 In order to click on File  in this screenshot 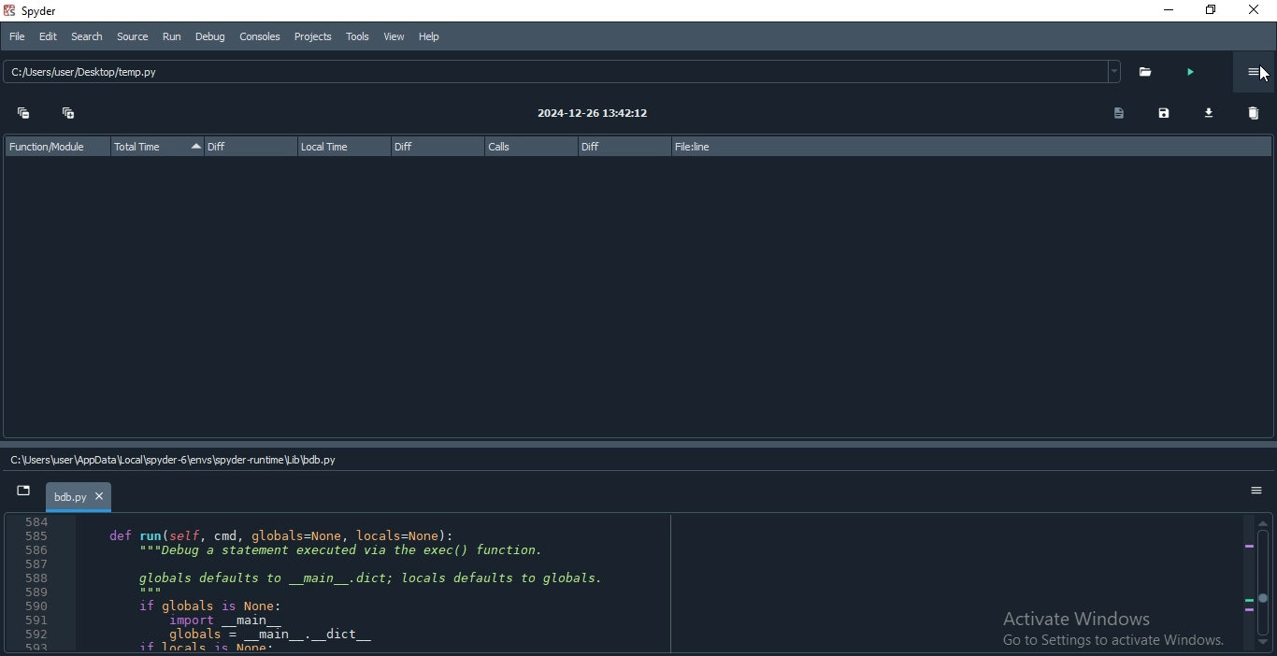, I will do `click(17, 35)`.